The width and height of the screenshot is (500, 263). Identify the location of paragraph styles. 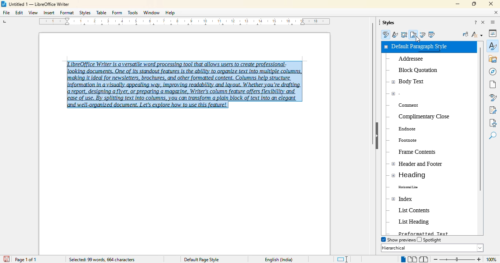
(385, 35).